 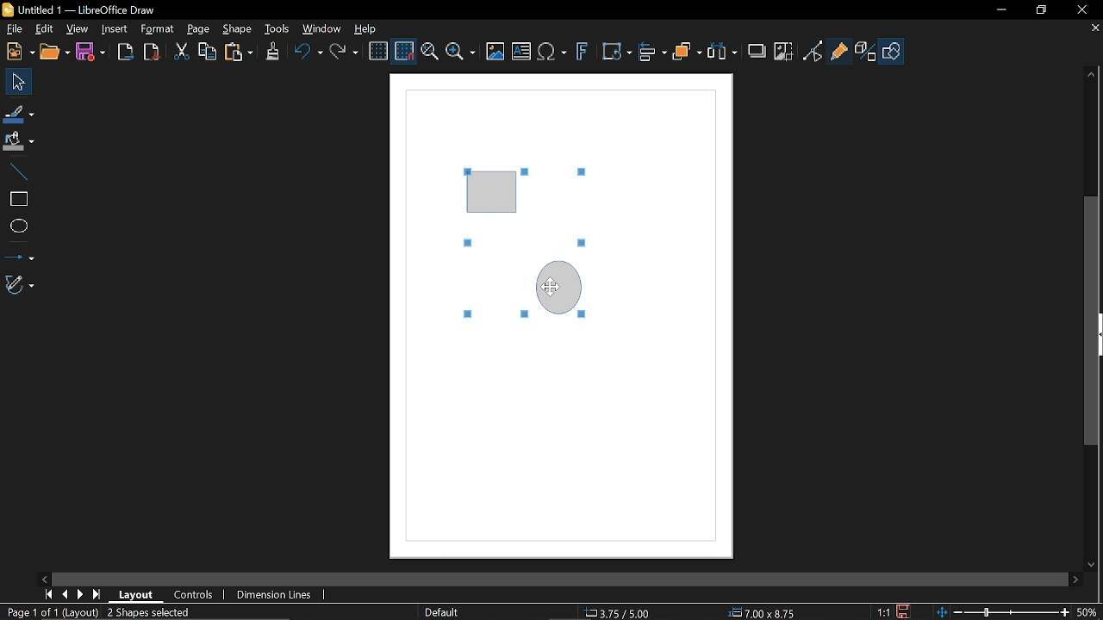 I want to click on Close, so click(x=1084, y=9).